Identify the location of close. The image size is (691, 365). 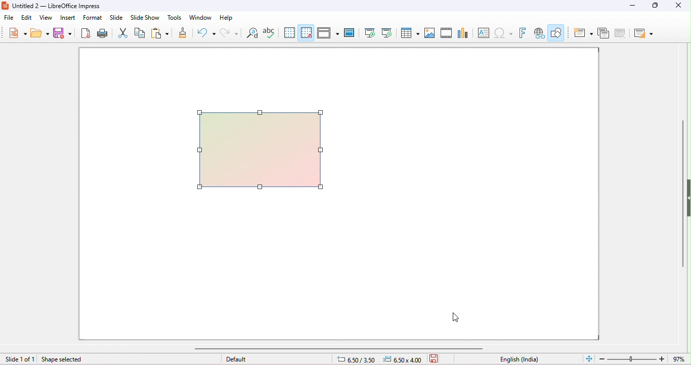
(677, 6).